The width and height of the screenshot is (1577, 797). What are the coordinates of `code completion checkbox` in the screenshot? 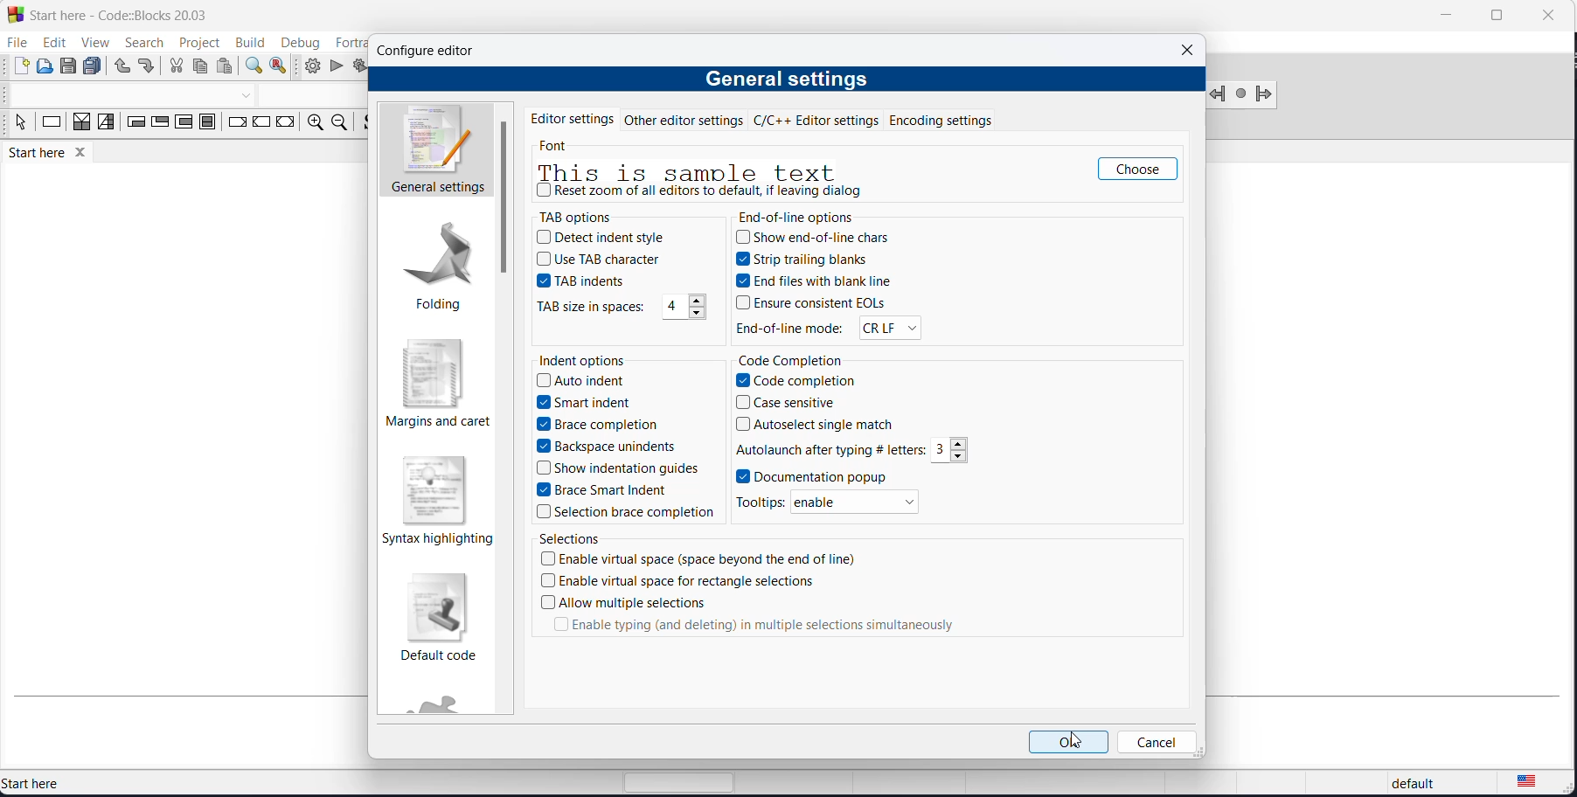 It's located at (805, 381).